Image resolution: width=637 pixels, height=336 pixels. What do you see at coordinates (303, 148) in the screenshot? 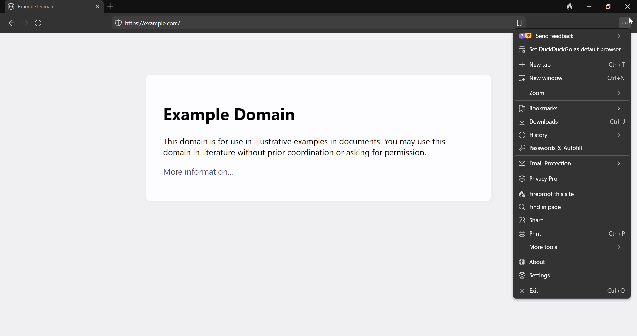
I see `This domain is for use in illustrative examples in documents. You may use this
domain in literature without prior coordination or asking for permission.` at bounding box center [303, 148].